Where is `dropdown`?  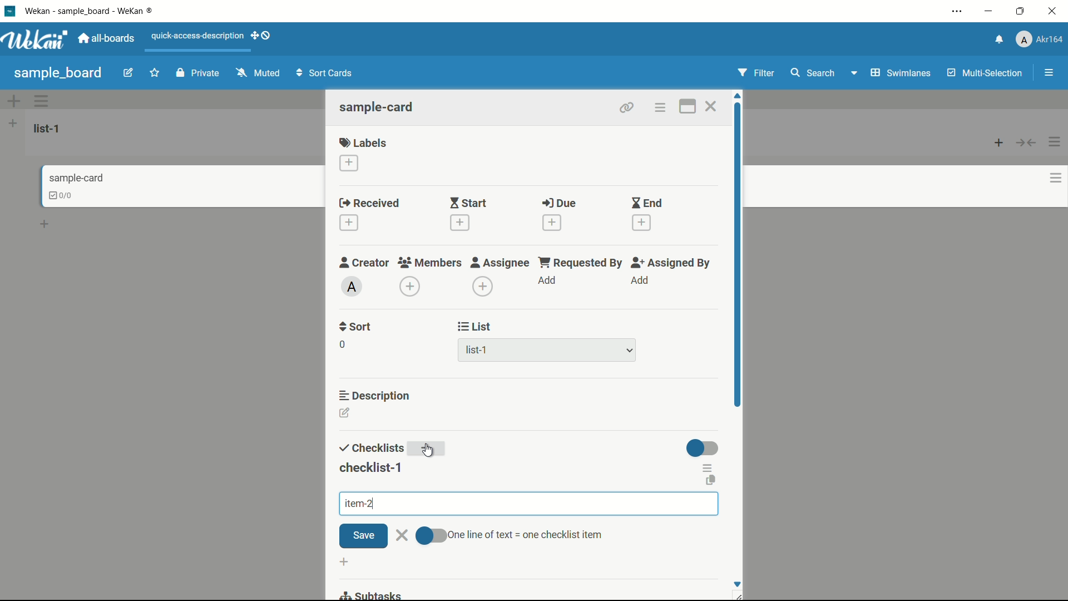 dropdown is located at coordinates (630, 351).